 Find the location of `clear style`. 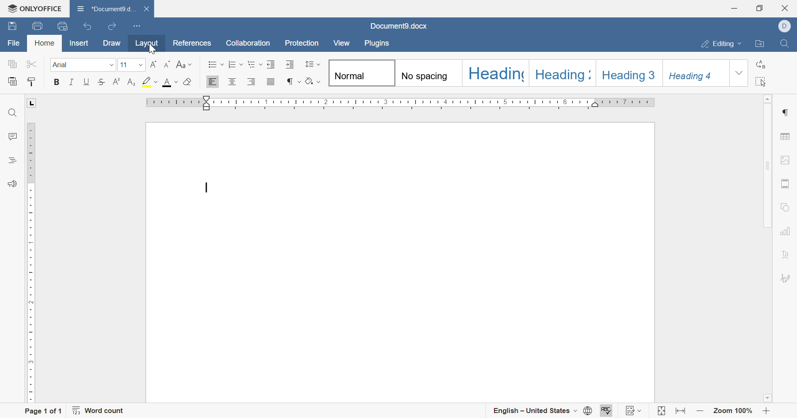

clear style is located at coordinates (188, 82).